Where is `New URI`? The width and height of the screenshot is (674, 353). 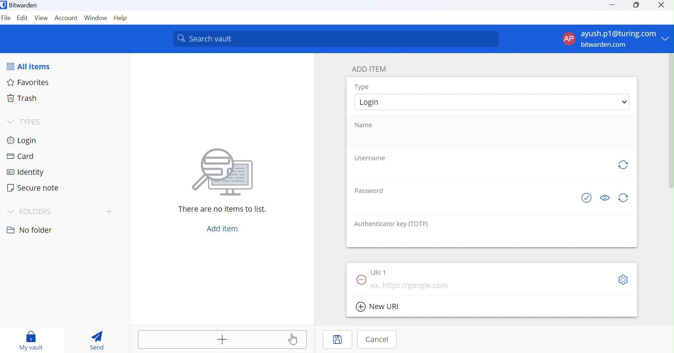
New URI is located at coordinates (379, 307).